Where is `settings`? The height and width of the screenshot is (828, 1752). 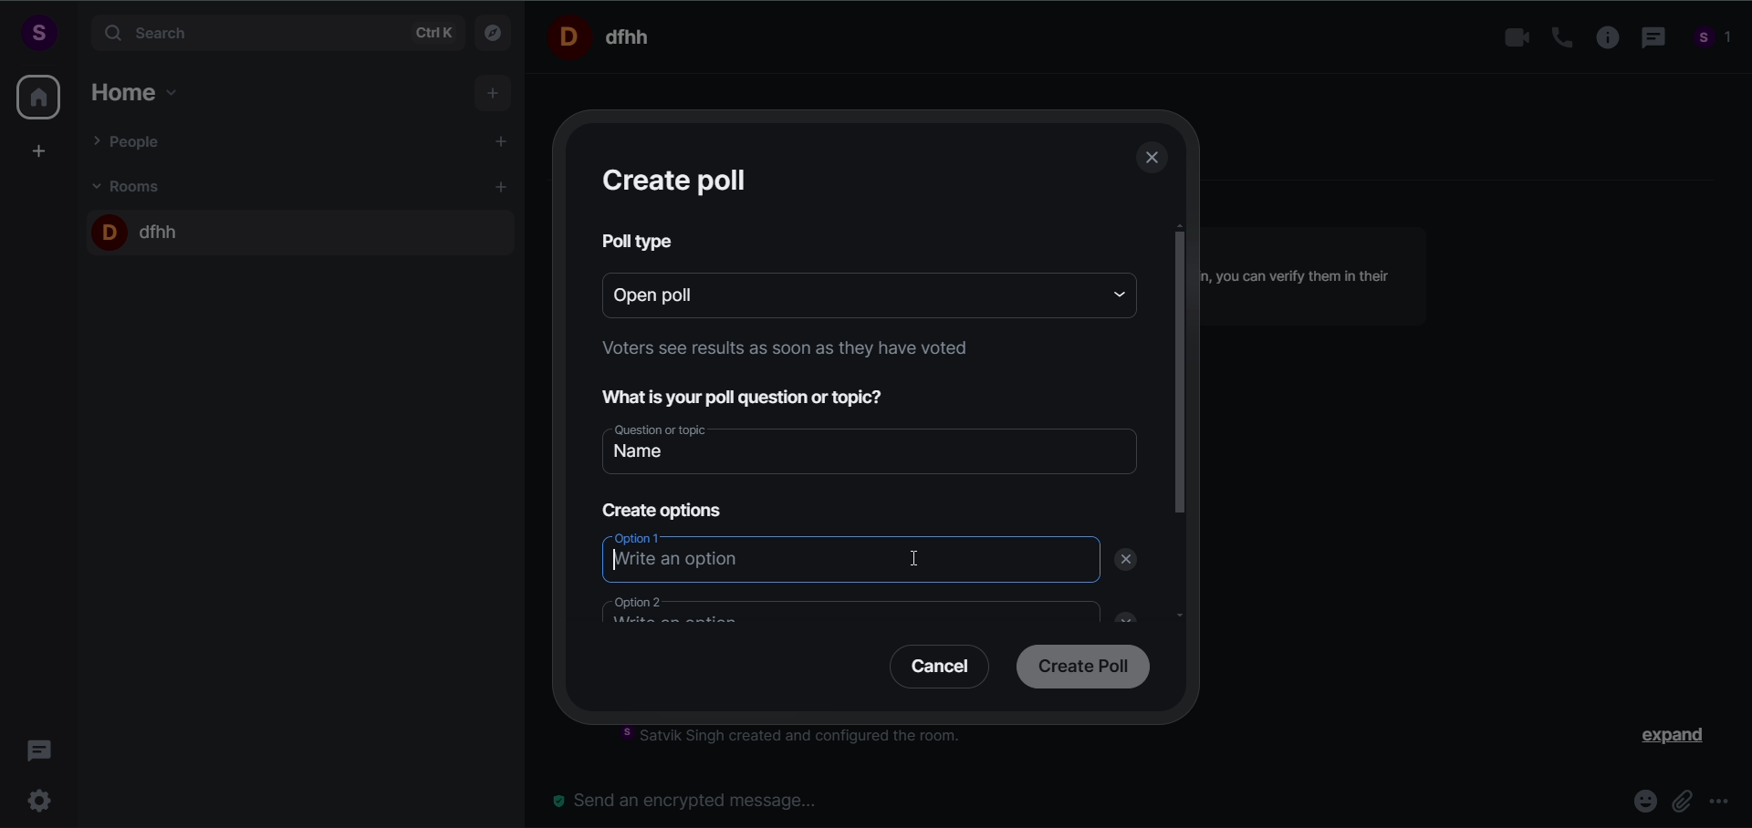
settings is located at coordinates (44, 798).